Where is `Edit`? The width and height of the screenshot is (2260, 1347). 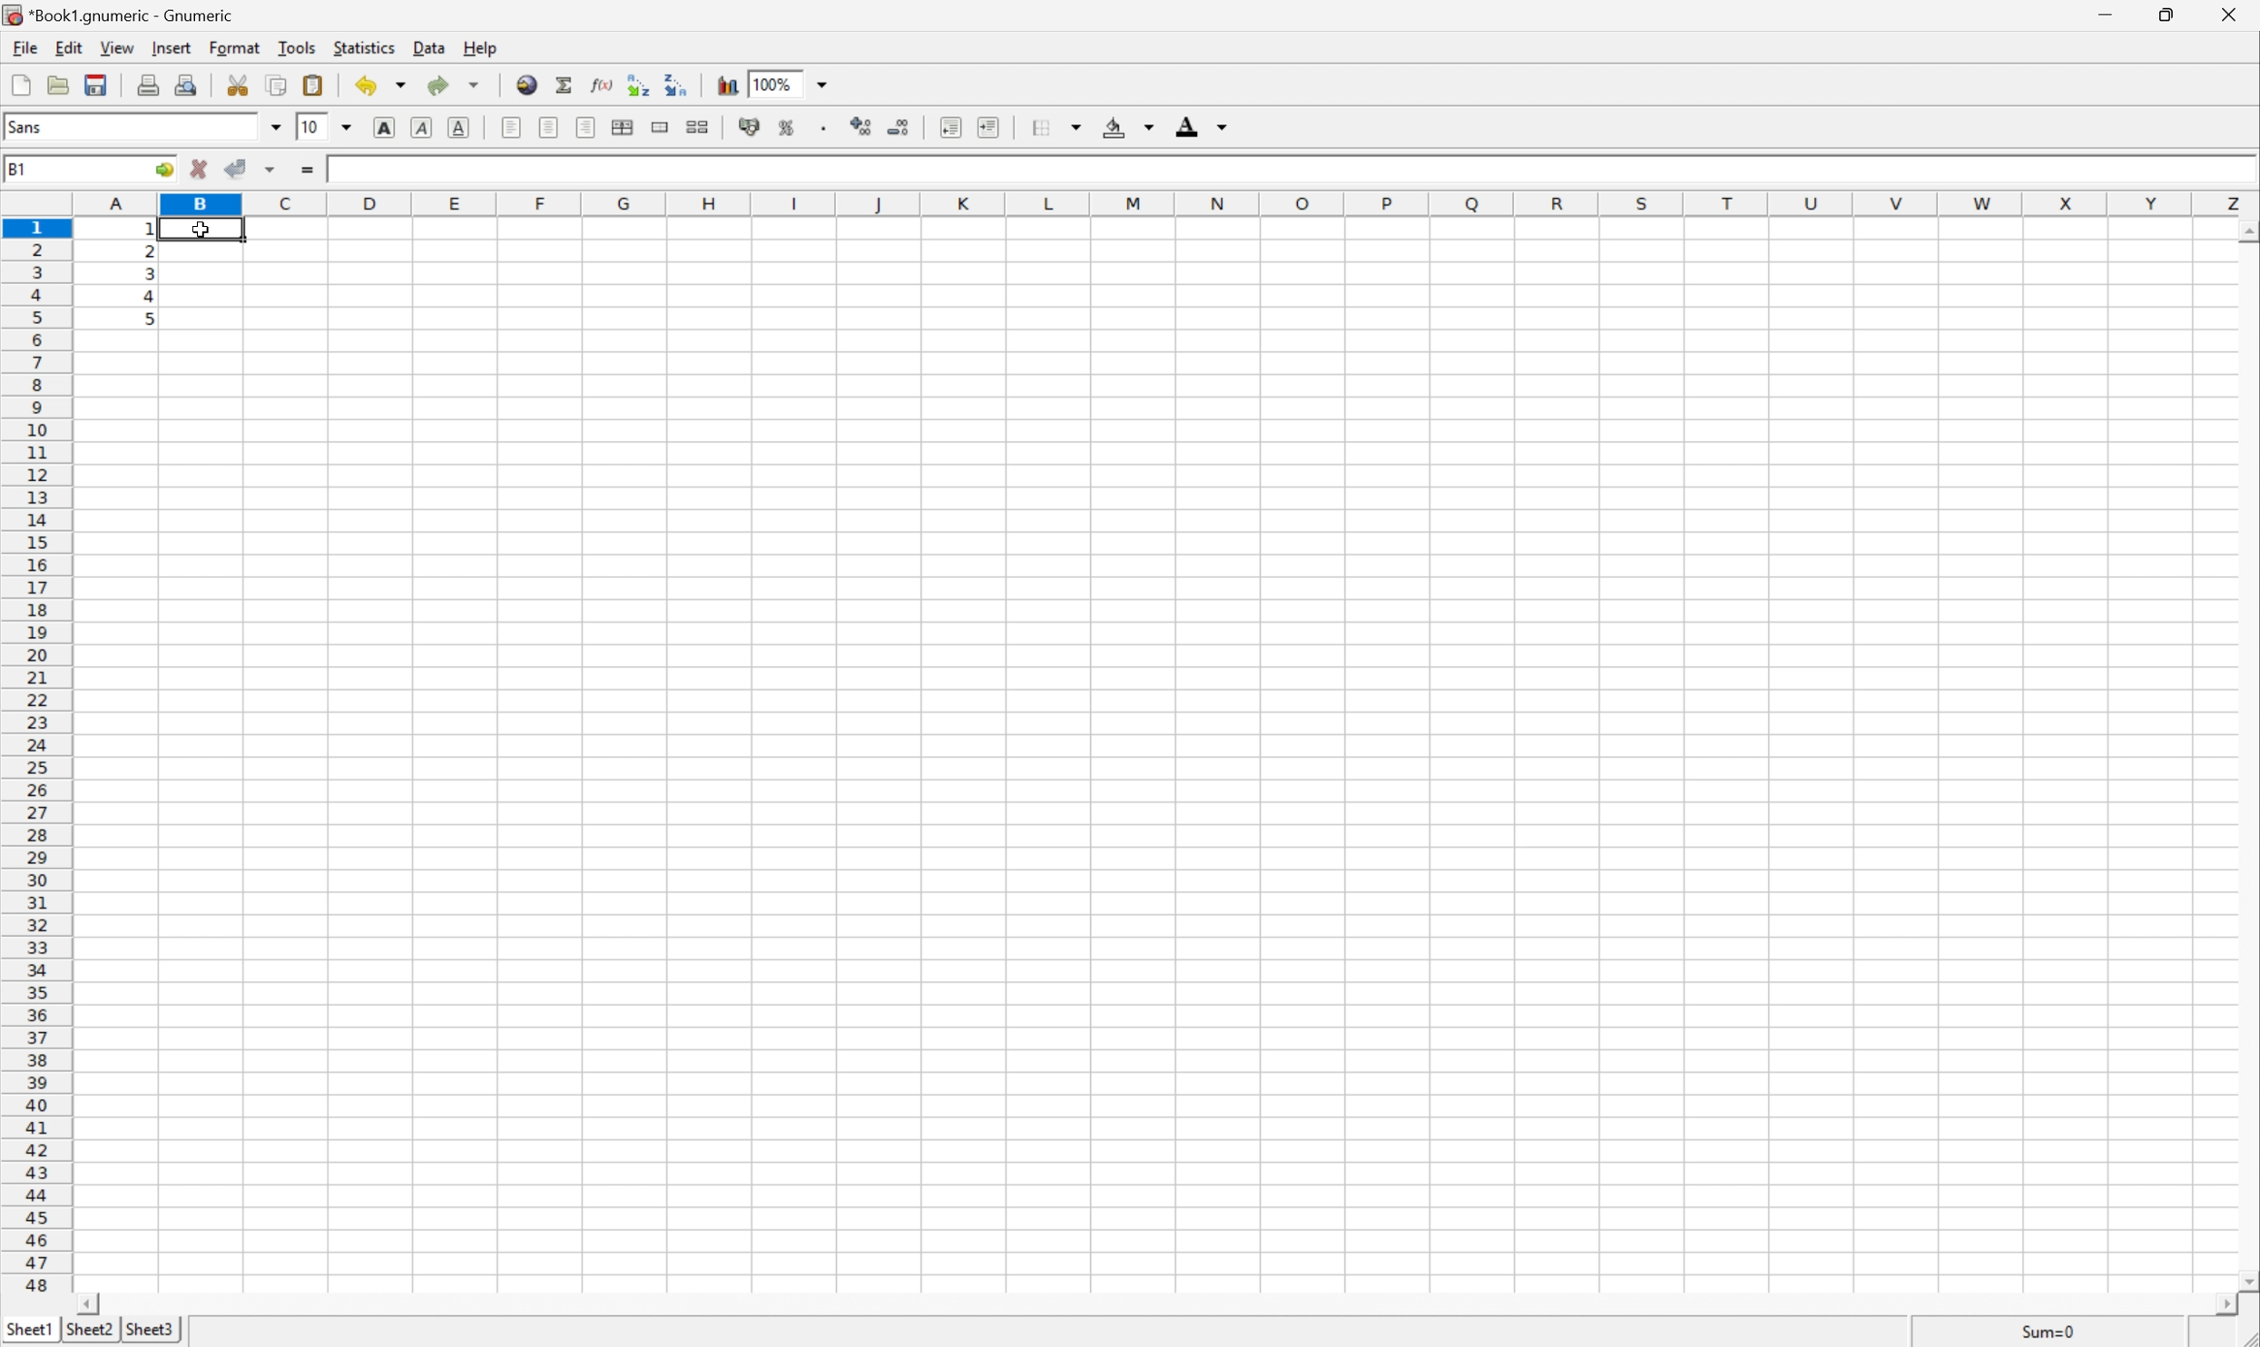 Edit is located at coordinates (71, 46).